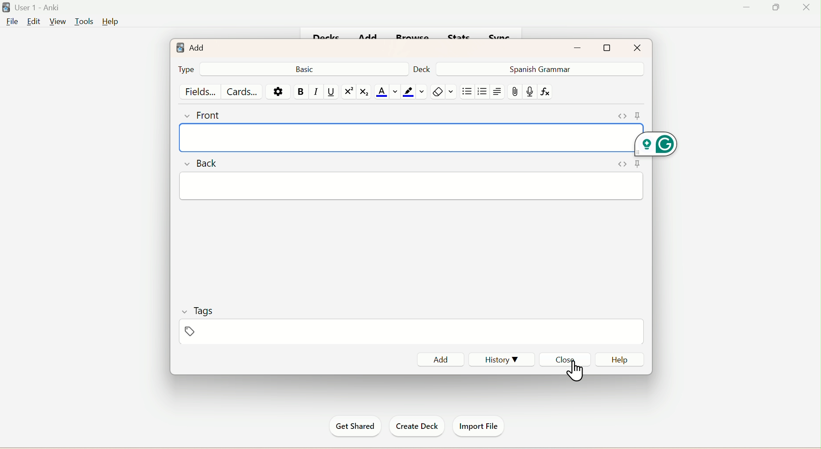 The width and height of the screenshot is (821, 449). I want to click on Pin, so click(626, 114).